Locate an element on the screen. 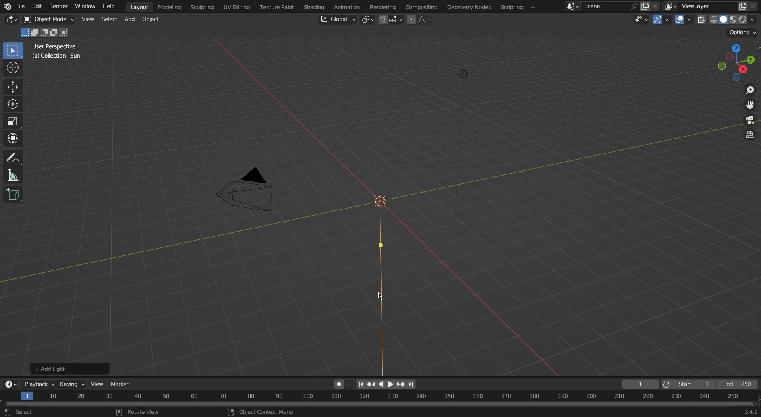 The height and width of the screenshot is (417, 761). Annotate is located at coordinates (15, 156).